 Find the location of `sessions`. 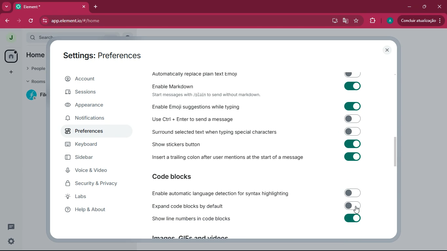

sessions is located at coordinates (93, 93).